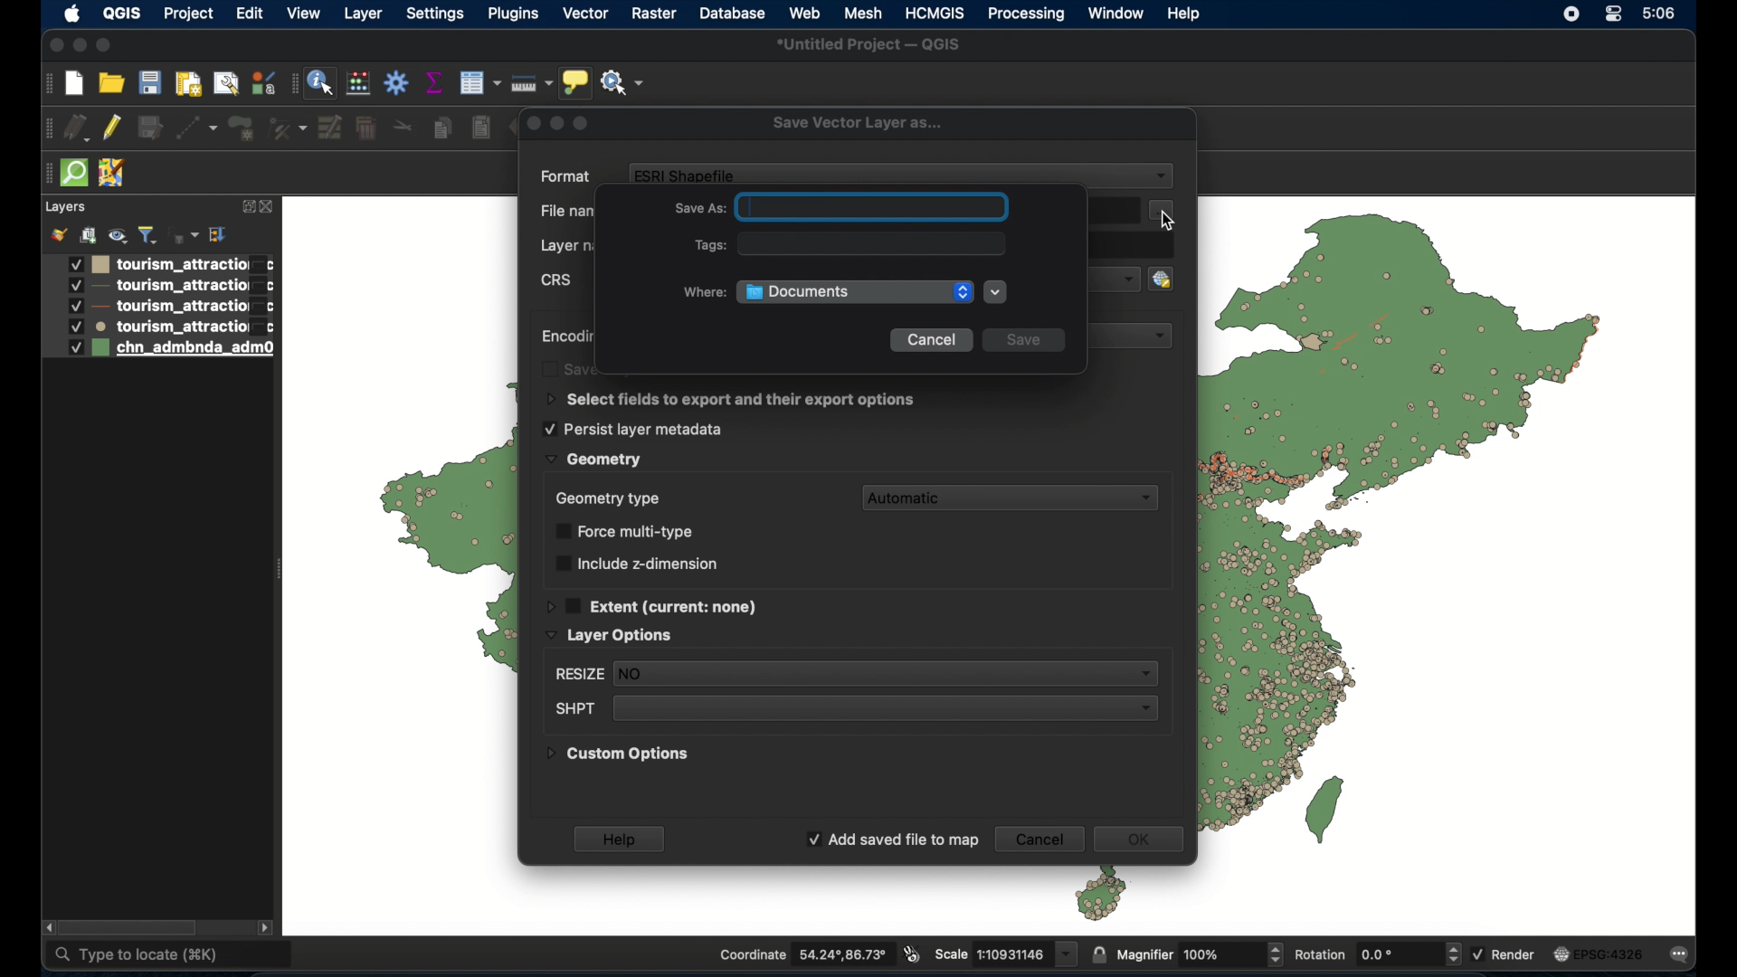  What do you see at coordinates (434, 15) in the screenshot?
I see `settings` at bounding box center [434, 15].